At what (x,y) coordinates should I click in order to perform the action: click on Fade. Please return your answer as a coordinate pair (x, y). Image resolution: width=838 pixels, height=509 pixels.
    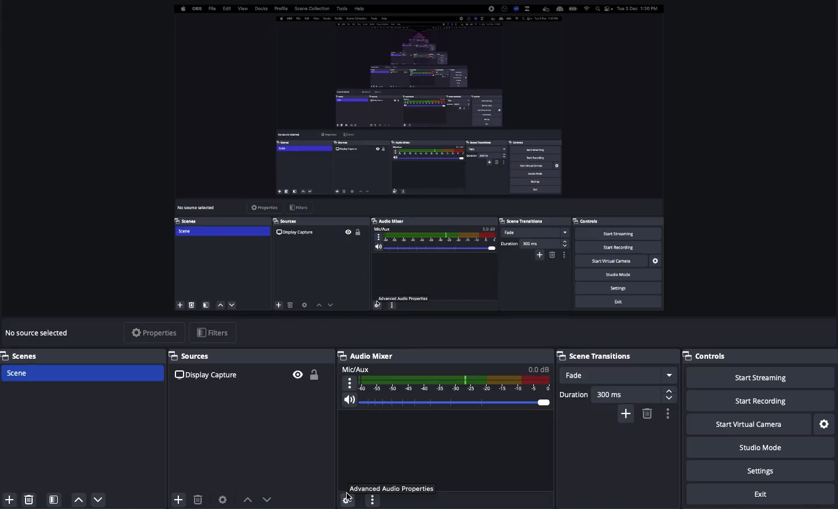
    Looking at the image, I should click on (619, 376).